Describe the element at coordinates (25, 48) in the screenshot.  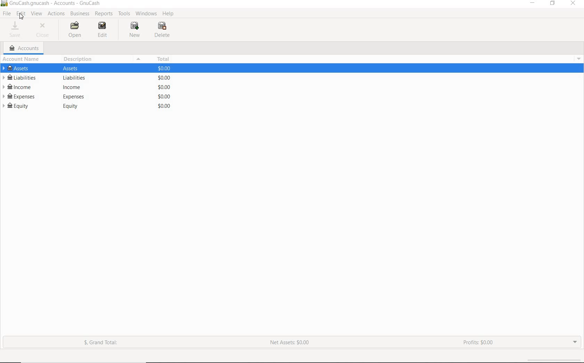
I see `ACCOUNTS` at that location.